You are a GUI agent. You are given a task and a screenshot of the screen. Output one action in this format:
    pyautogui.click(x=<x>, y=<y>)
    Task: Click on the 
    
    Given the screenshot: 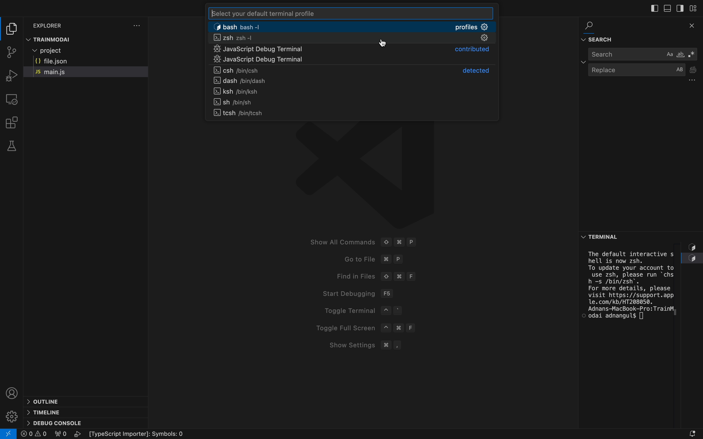 What is the action you would take?
    pyautogui.click(x=690, y=247)
    